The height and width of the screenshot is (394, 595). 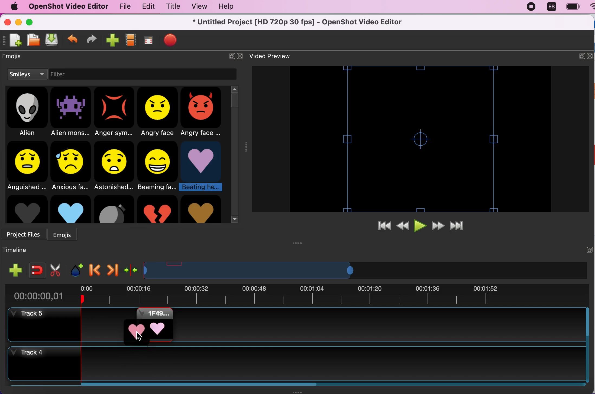 I want to click on alien monster, so click(x=71, y=113).